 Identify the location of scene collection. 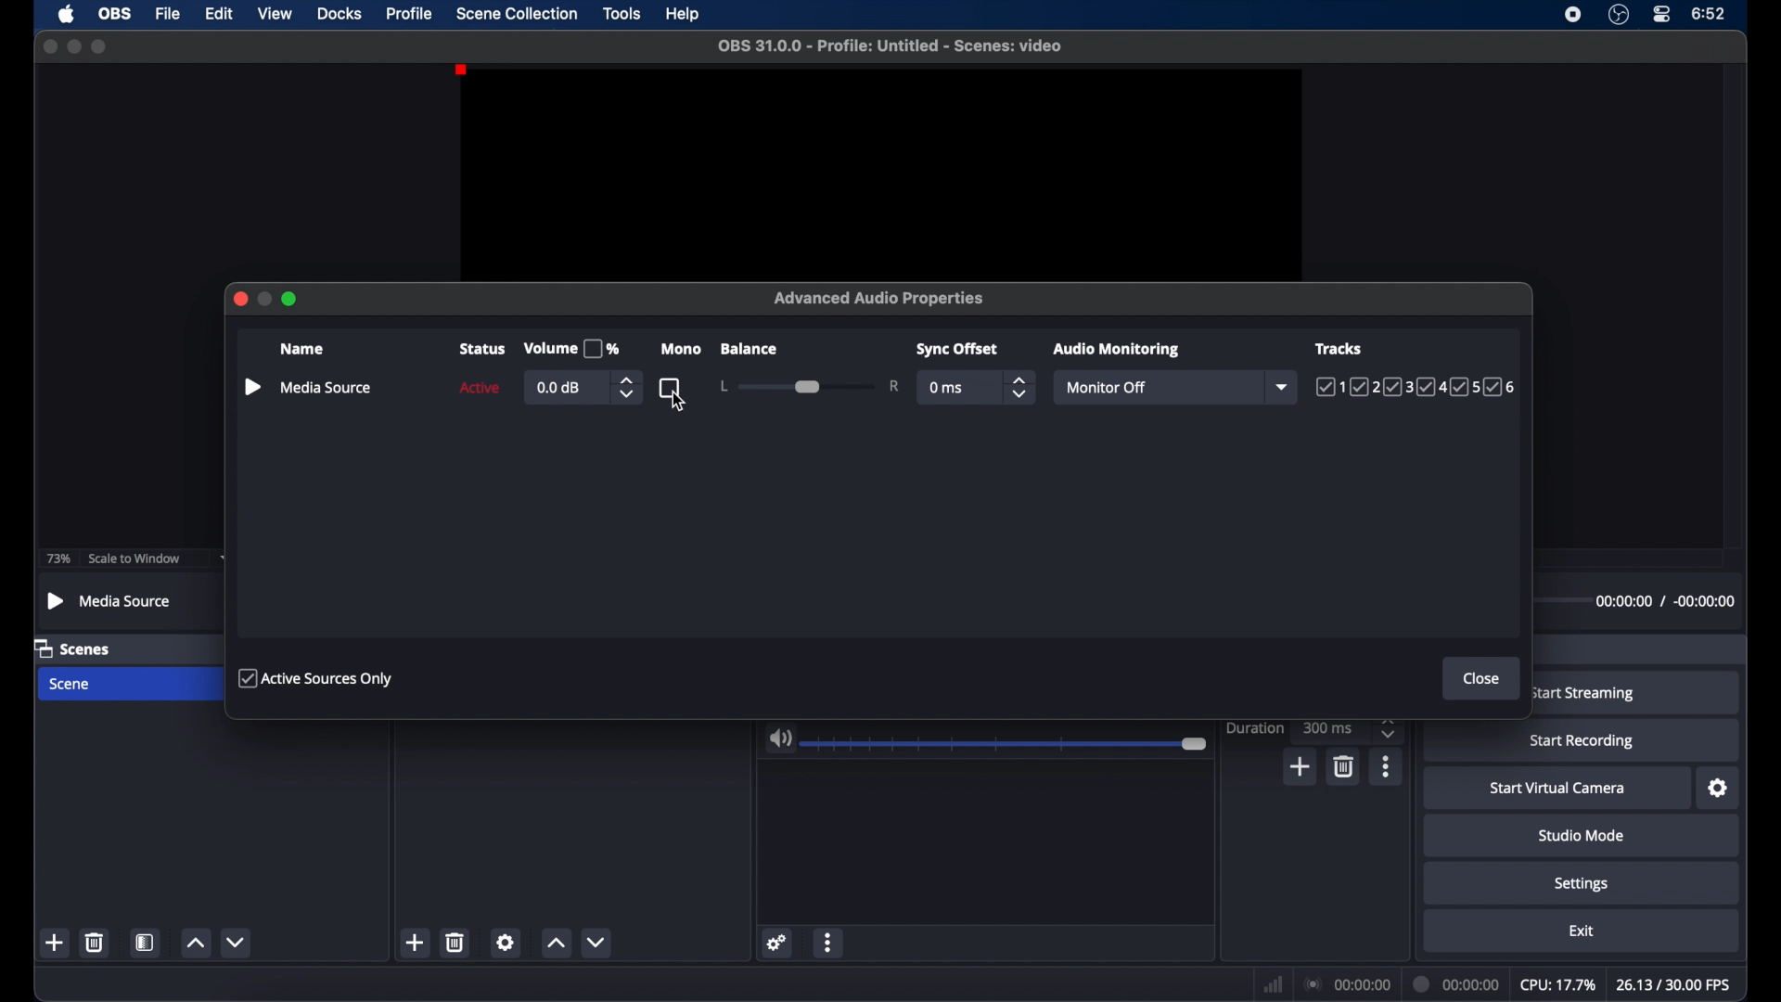
(516, 14).